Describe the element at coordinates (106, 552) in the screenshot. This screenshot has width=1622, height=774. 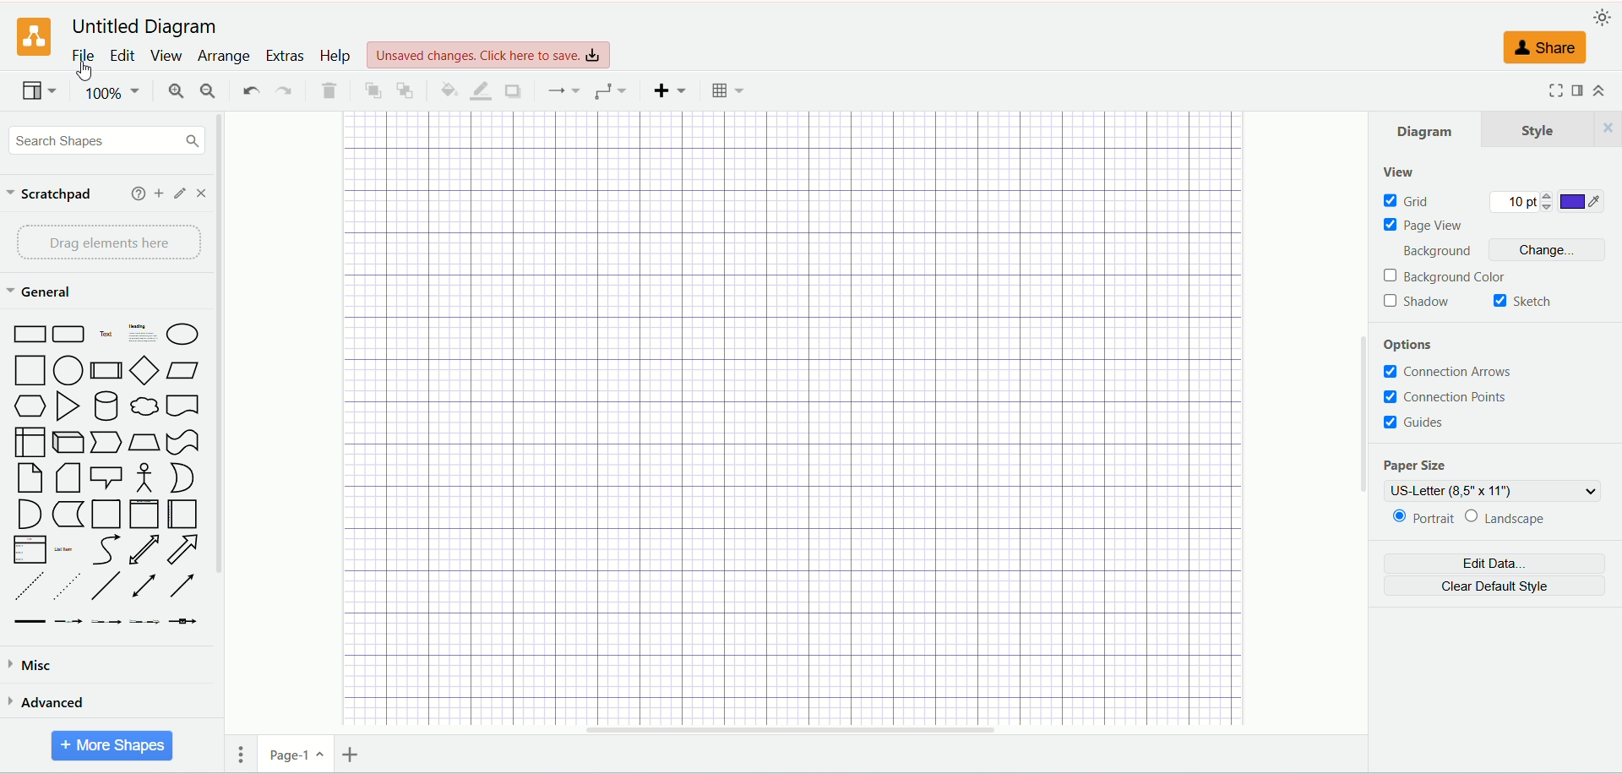
I see `Curves` at that location.